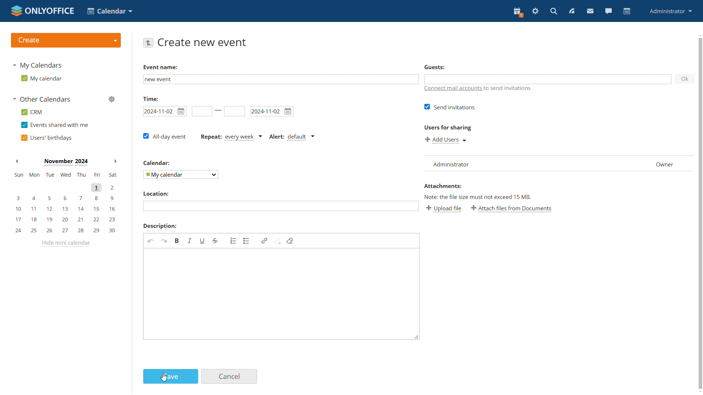 Image resolution: width=703 pixels, height=395 pixels. Describe the element at coordinates (201, 111) in the screenshot. I see `event start time` at that location.